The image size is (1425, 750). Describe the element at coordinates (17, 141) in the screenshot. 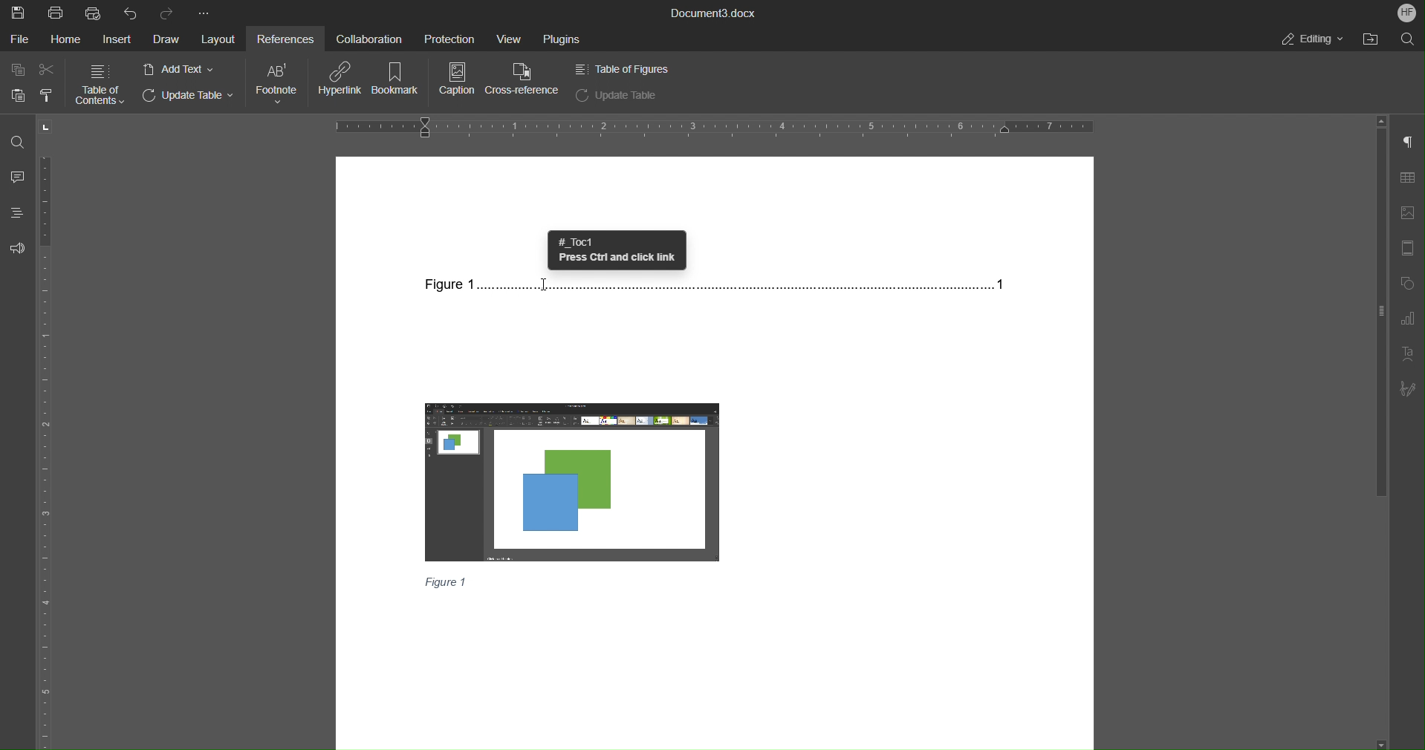

I see `Find` at that location.